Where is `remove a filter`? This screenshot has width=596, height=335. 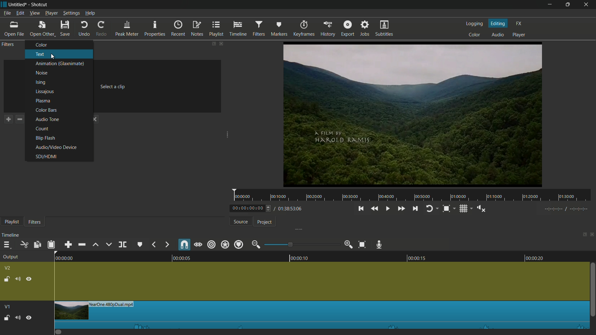
remove a filter is located at coordinates (20, 119).